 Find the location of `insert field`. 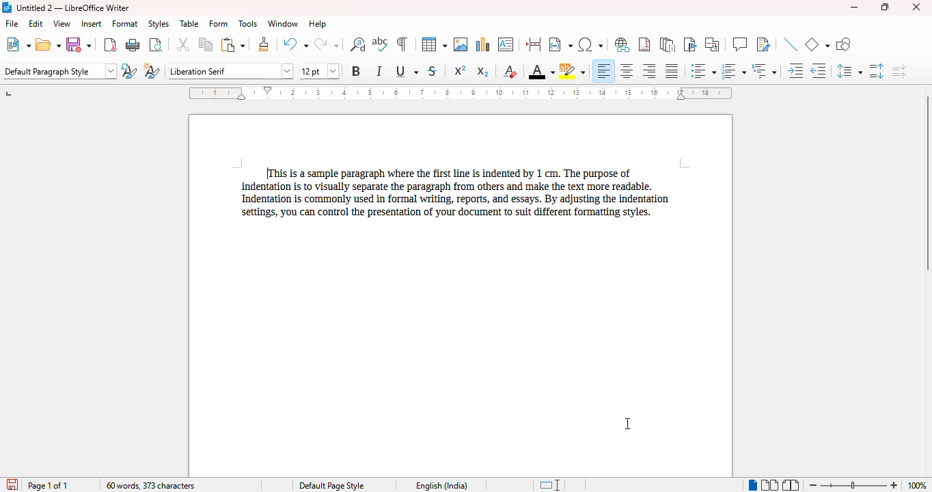

insert field is located at coordinates (560, 44).